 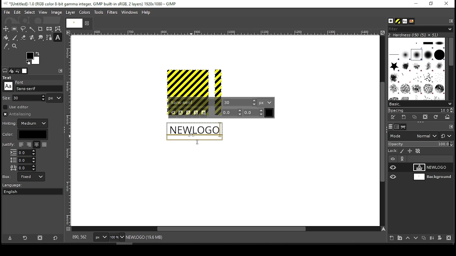 What do you see at coordinates (5, 70) in the screenshot?
I see `tool options` at bounding box center [5, 70].